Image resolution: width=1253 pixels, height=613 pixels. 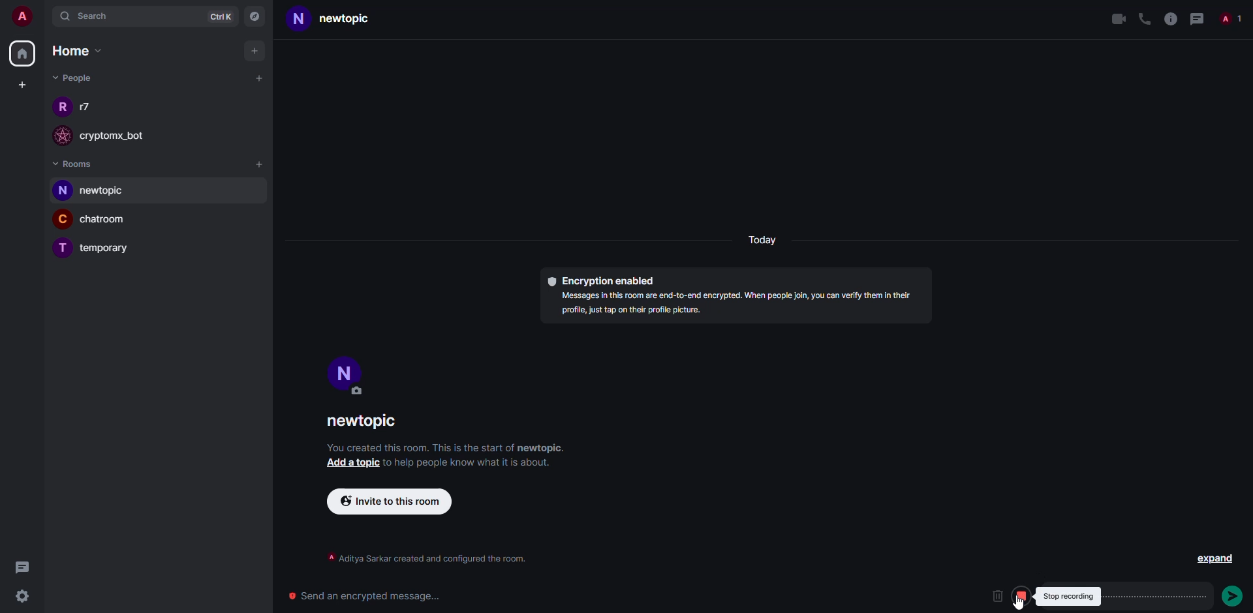 I want to click on people, so click(x=73, y=78).